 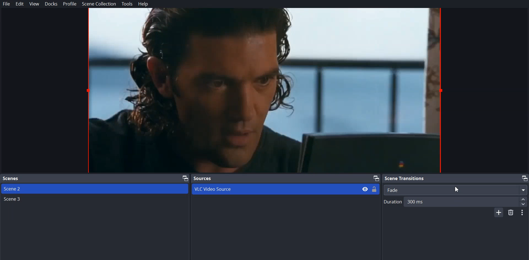 What do you see at coordinates (499, 213) in the screenshot?
I see `Add Scene Transition` at bounding box center [499, 213].